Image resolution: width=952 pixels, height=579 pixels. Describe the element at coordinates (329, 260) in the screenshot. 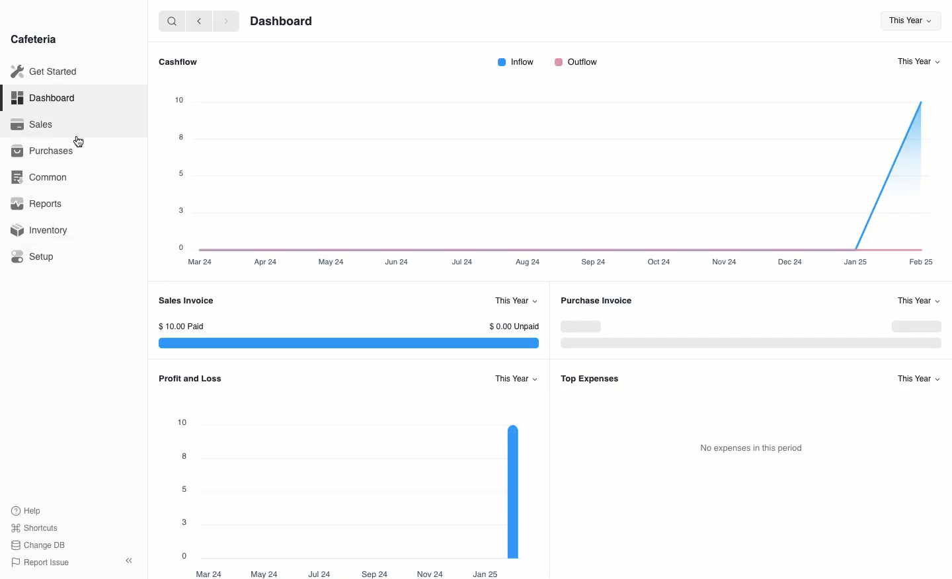

I see `May 24` at that location.